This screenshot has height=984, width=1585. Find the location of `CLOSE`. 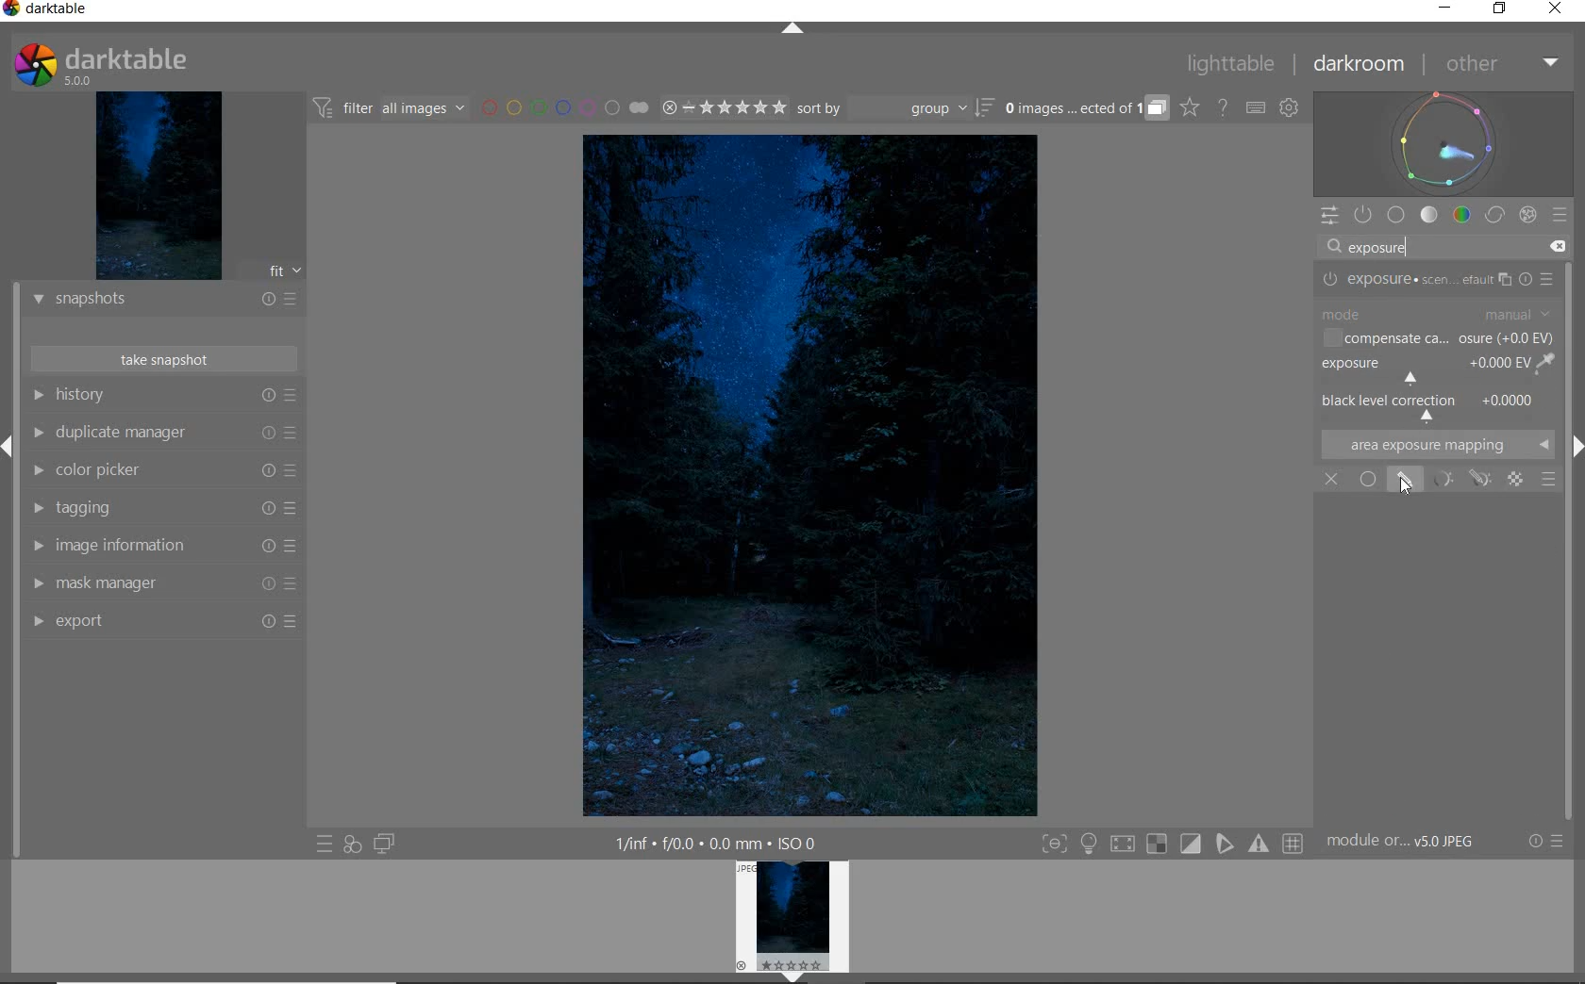

CLOSE is located at coordinates (1555, 11).